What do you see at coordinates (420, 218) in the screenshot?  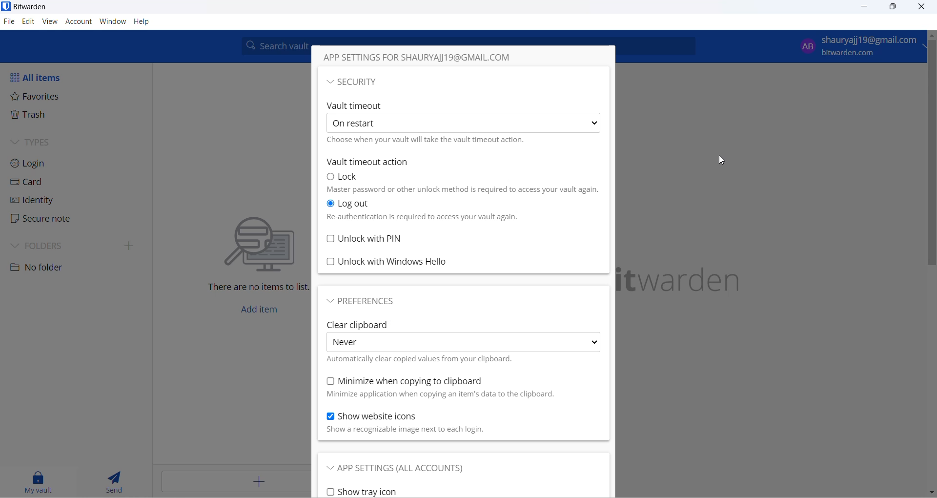 I see `text` at bounding box center [420, 218].